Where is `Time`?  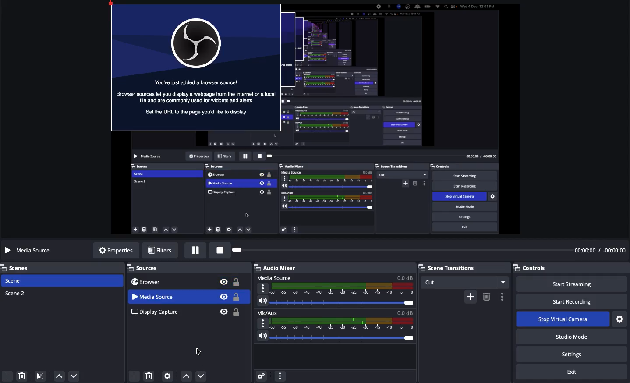 Time is located at coordinates (599, 250).